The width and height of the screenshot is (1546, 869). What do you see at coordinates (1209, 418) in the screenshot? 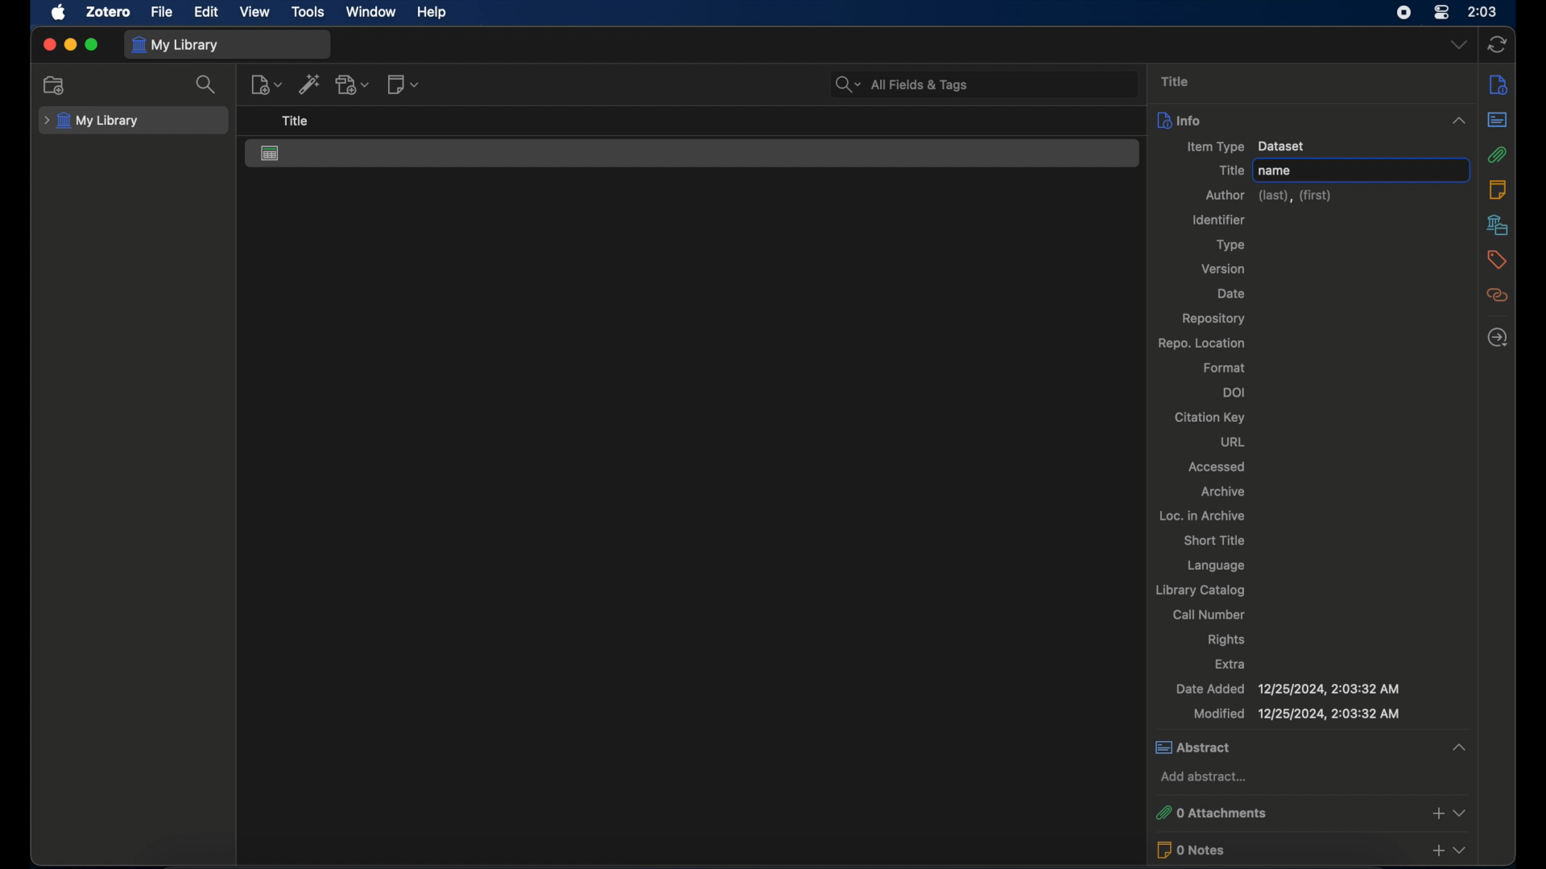
I see `citation key` at bounding box center [1209, 418].